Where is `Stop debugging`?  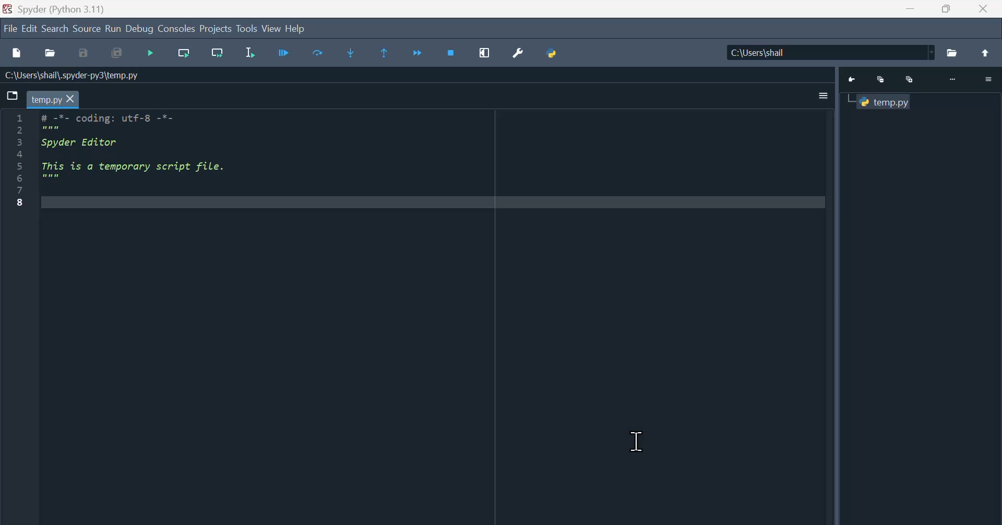
Stop debugging is located at coordinates (451, 53).